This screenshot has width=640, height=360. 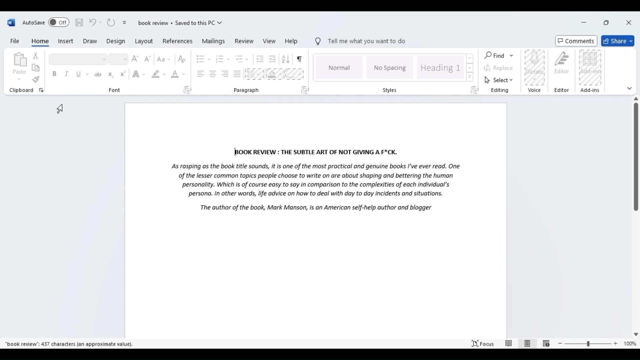 What do you see at coordinates (361, 41) in the screenshot?
I see `Q Tell me what you want to do` at bounding box center [361, 41].